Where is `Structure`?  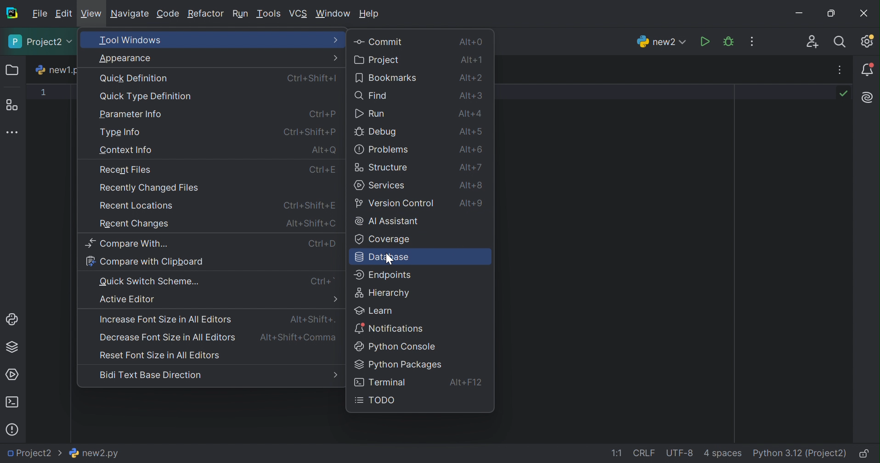 Structure is located at coordinates (380, 168).